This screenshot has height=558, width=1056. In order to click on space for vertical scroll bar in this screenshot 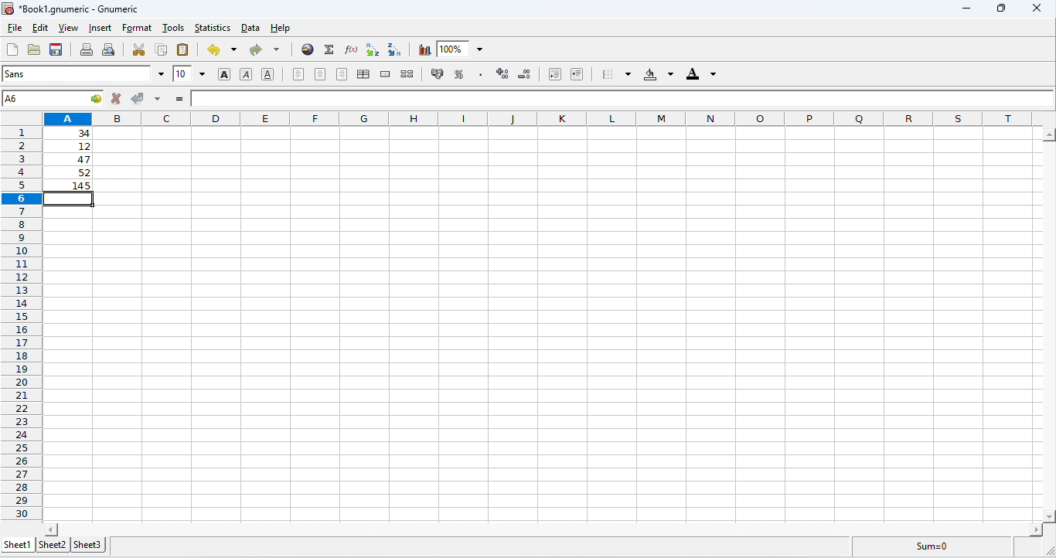, I will do `click(1049, 327)`.